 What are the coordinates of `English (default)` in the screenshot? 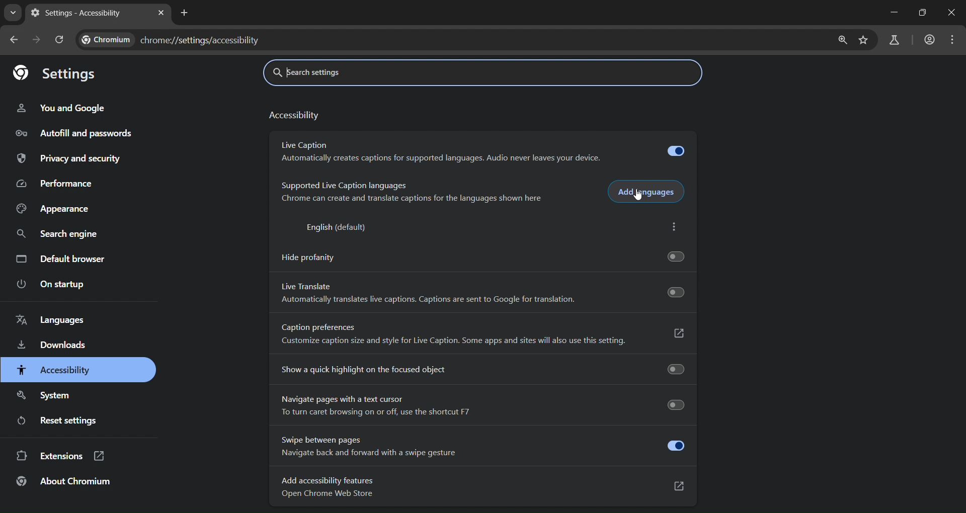 It's located at (338, 227).